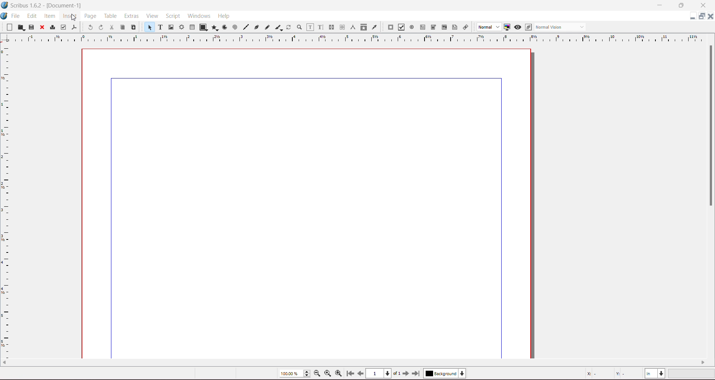 The height and width of the screenshot is (380, 715). What do you see at coordinates (4, 5) in the screenshot?
I see `Application Logo` at bounding box center [4, 5].